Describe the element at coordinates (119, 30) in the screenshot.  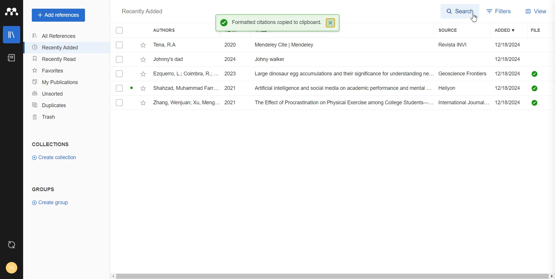
I see `Checkbox` at that location.